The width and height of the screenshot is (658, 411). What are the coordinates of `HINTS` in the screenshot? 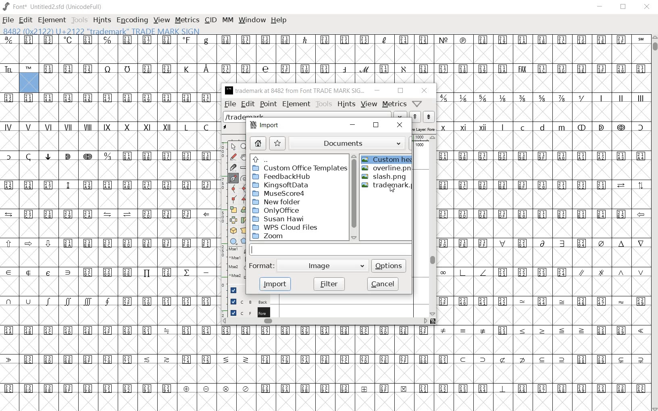 It's located at (101, 20).